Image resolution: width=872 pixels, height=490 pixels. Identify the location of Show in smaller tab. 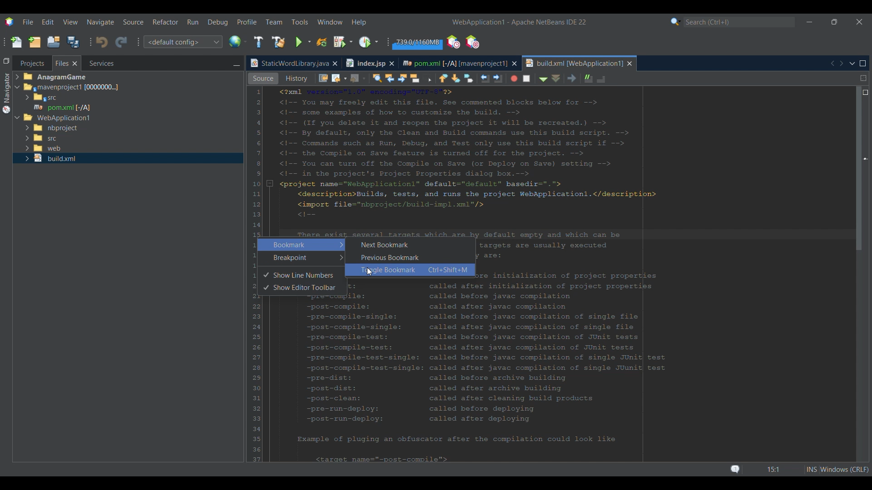
(834, 22).